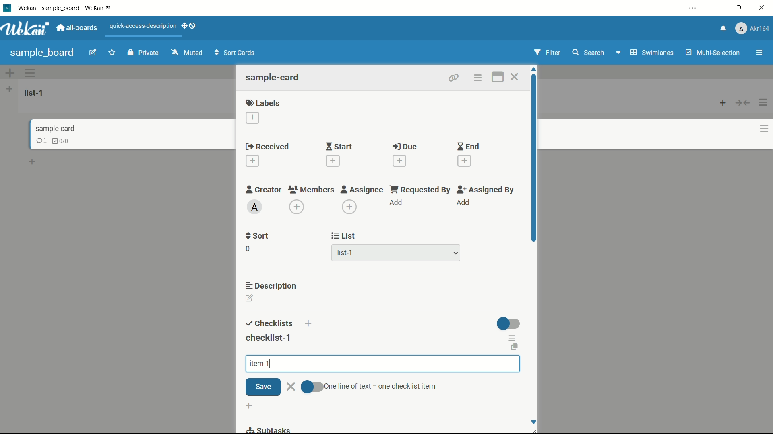  I want to click on favourite, so click(112, 51).